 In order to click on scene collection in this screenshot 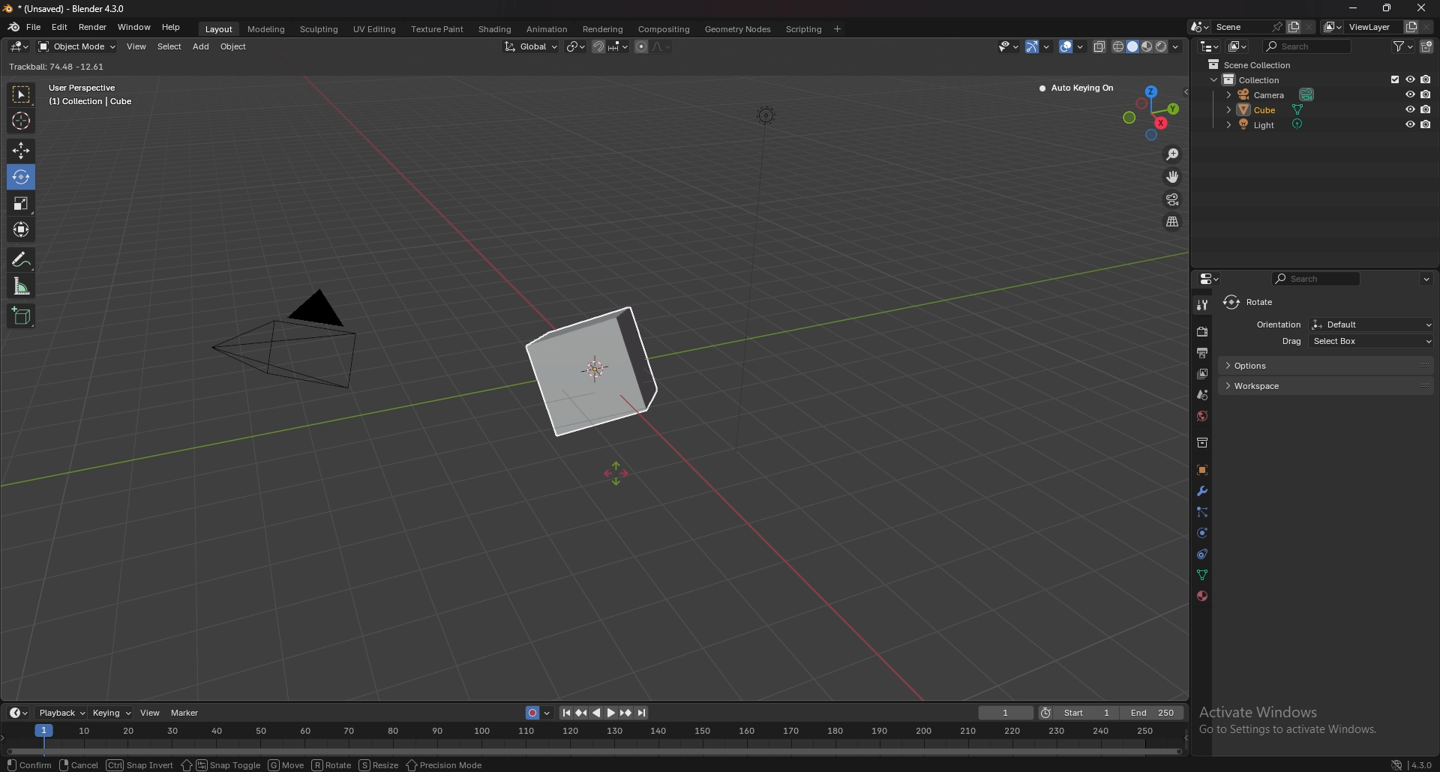, I will do `click(1254, 64)`.